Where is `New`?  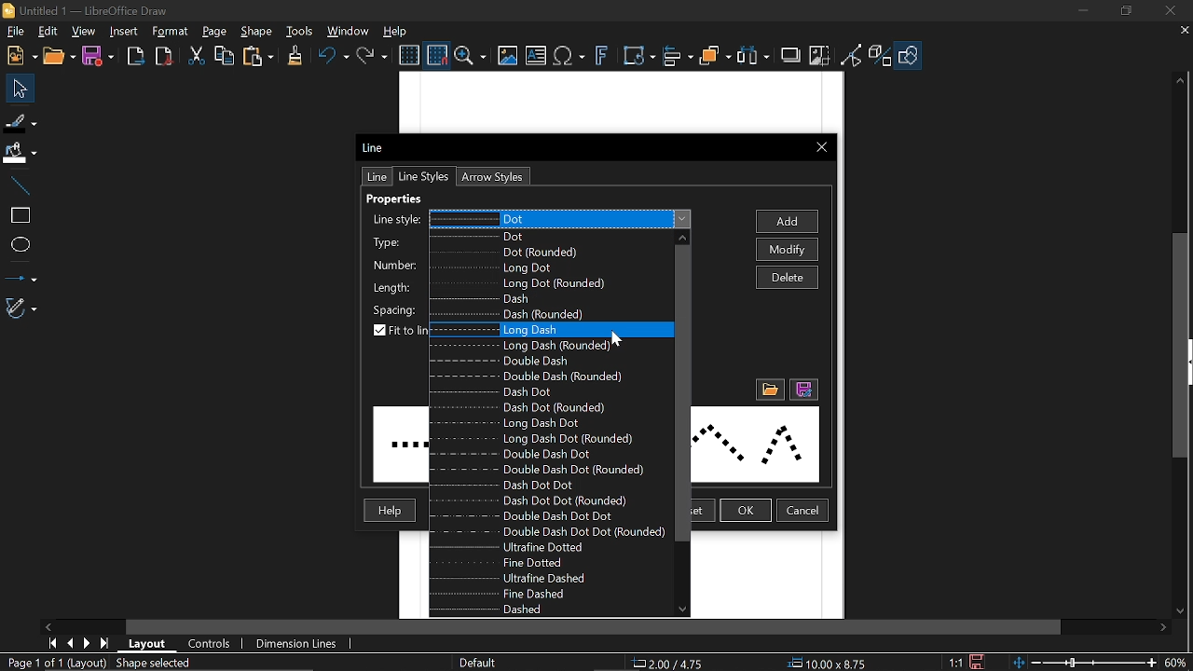 New is located at coordinates (20, 57).